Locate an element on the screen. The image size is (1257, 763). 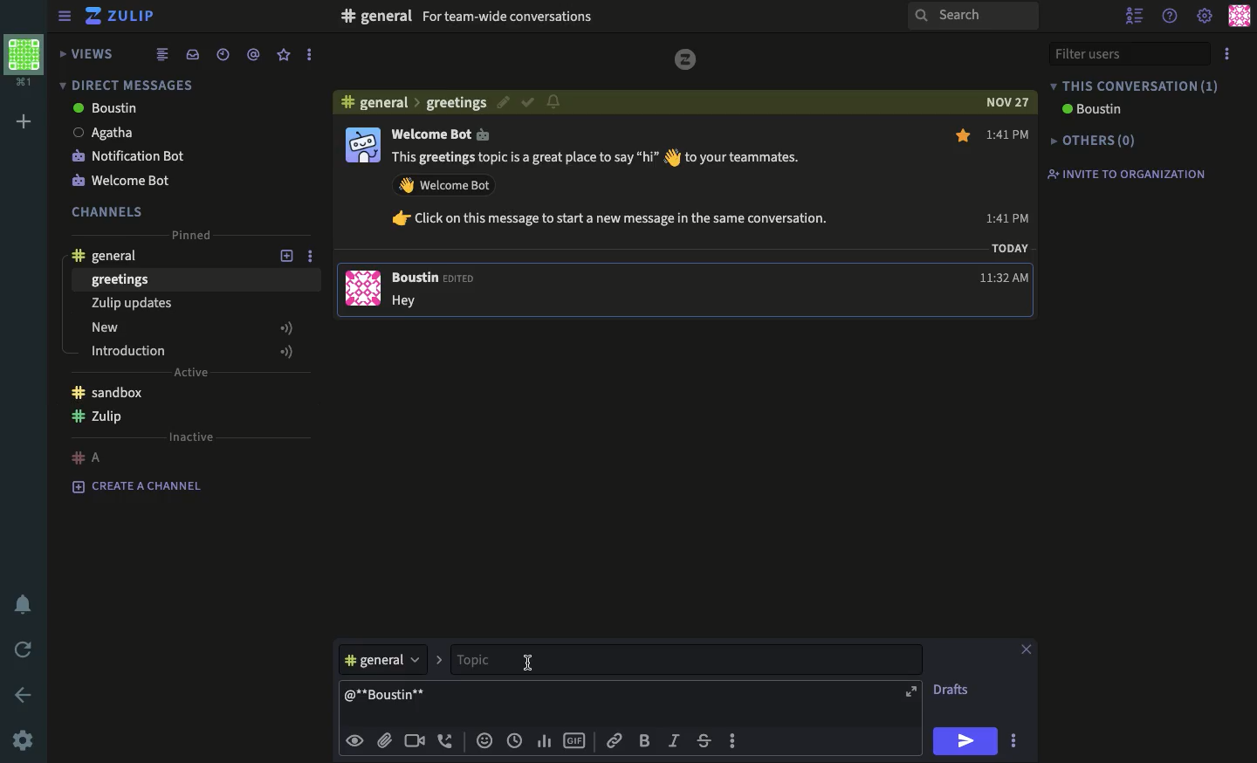
11:32 AM is located at coordinates (1006, 278).